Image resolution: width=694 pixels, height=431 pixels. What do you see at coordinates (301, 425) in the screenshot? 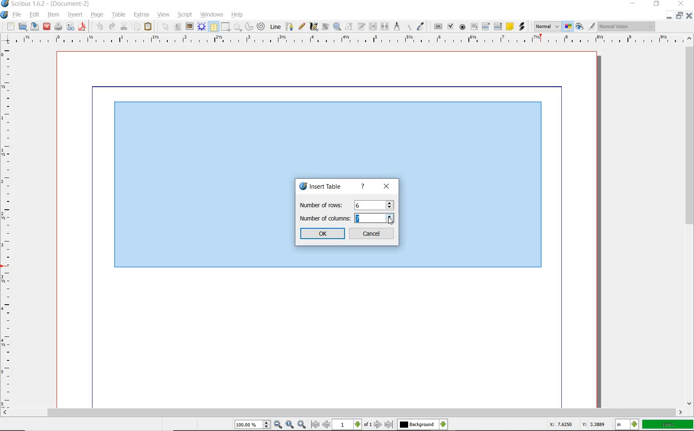
I see `zoom in` at bounding box center [301, 425].